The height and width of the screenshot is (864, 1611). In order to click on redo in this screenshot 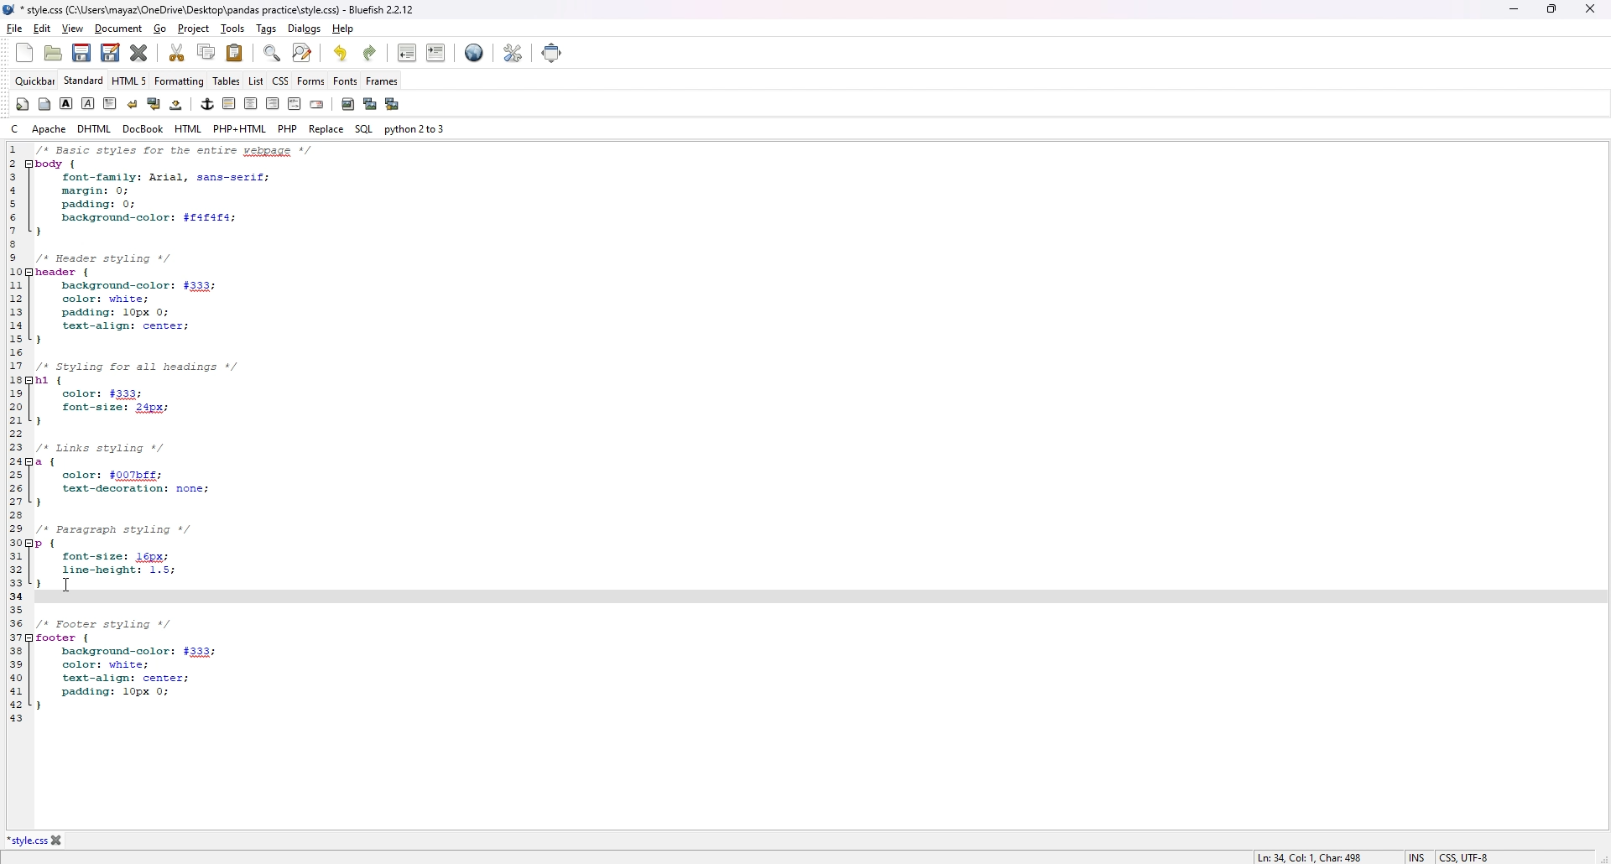, I will do `click(372, 54)`.